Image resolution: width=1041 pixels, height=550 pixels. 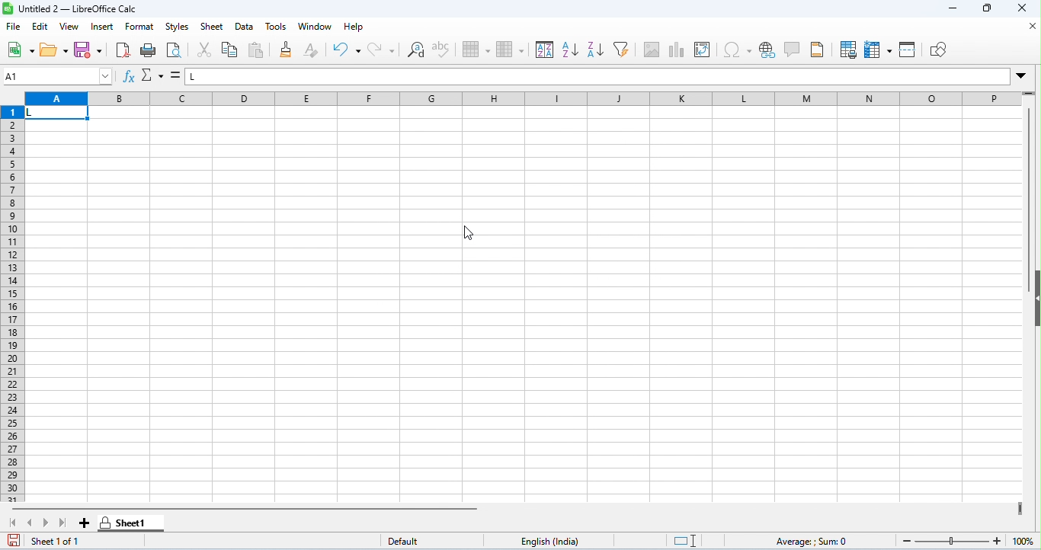 What do you see at coordinates (316, 50) in the screenshot?
I see `clear direct formatting ` at bounding box center [316, 50].